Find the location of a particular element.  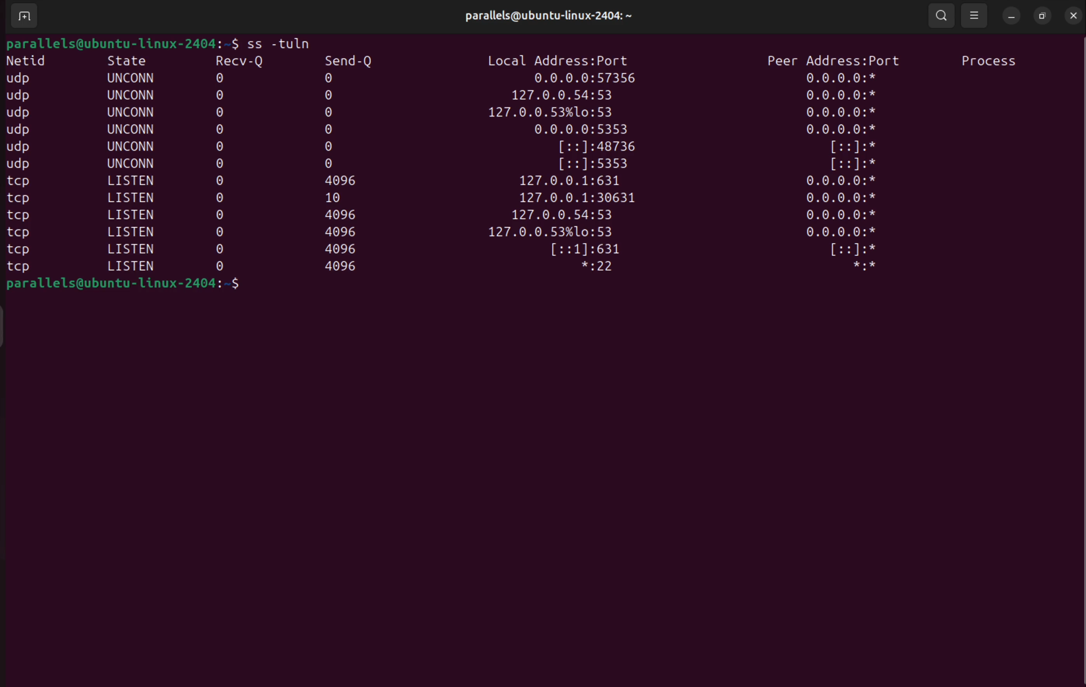

0 is located at coordinates (224, 78).